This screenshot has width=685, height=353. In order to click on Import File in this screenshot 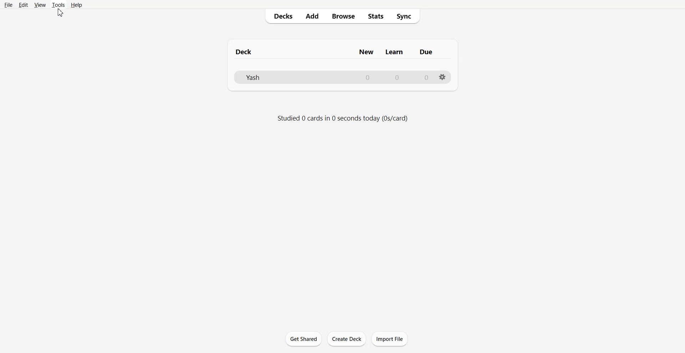, I will do `click(390, 339)`.